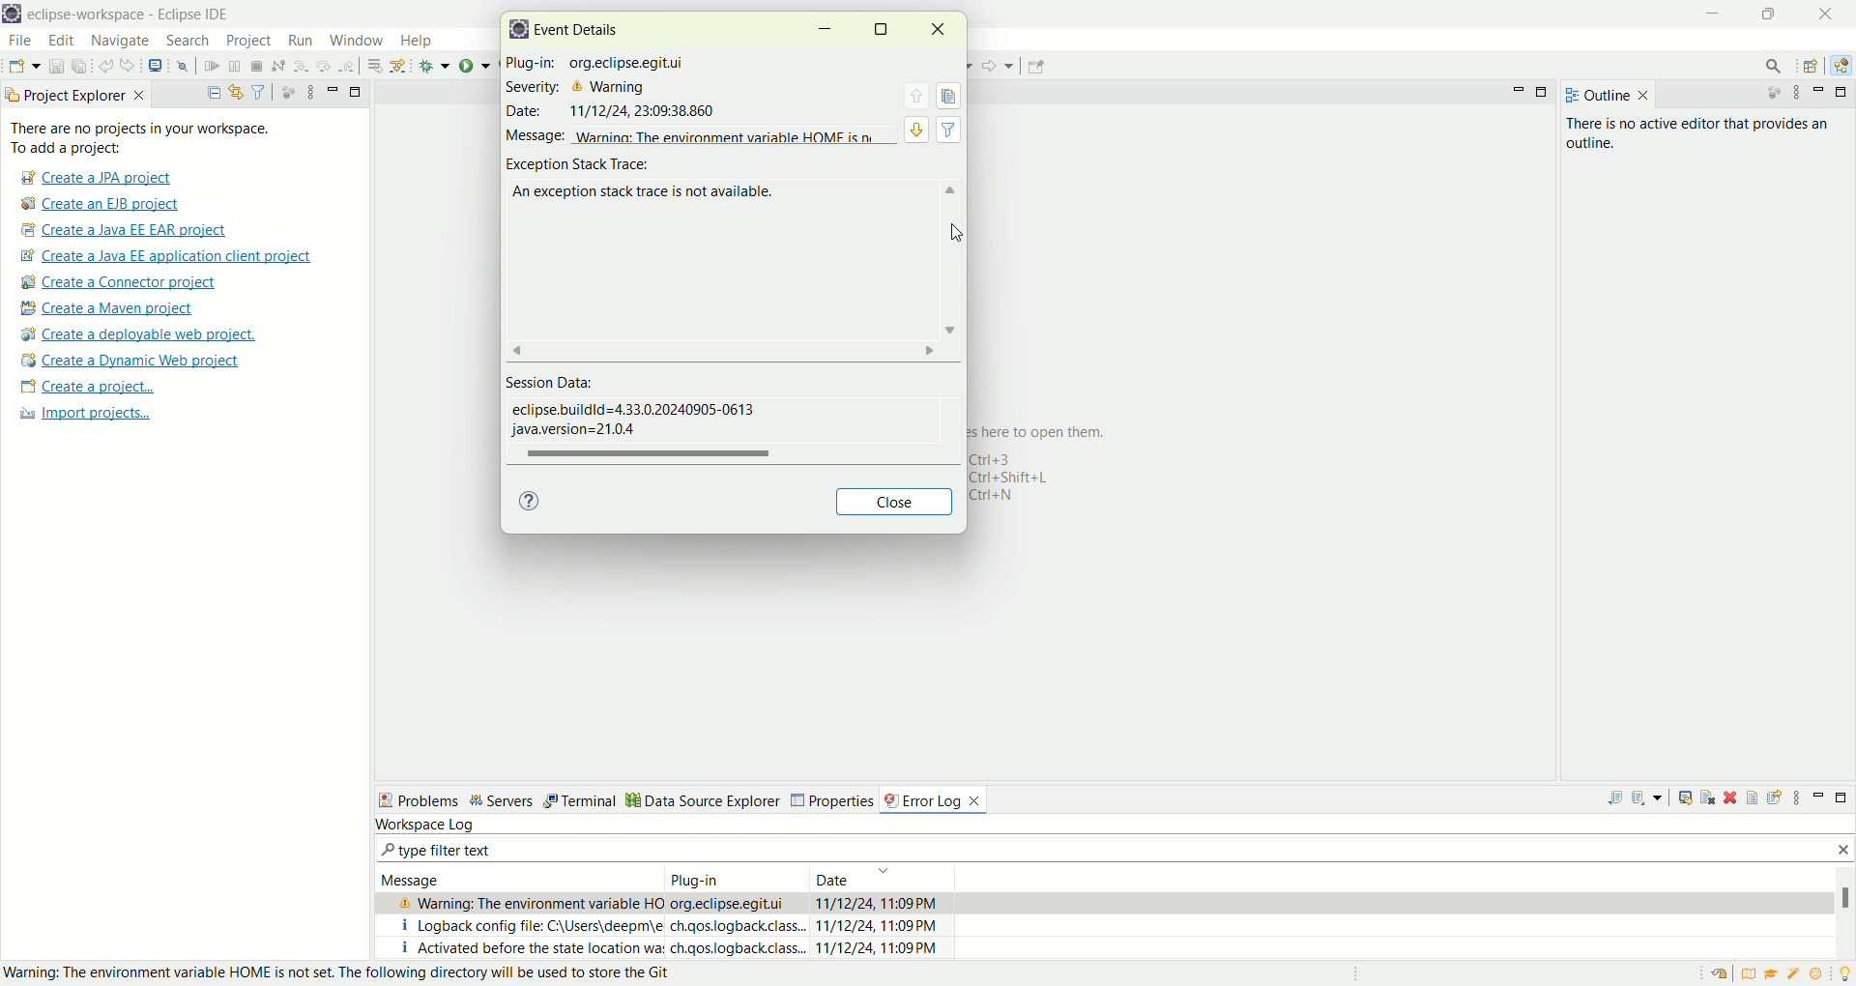  I want to click on Terminal, so click(578, 798).